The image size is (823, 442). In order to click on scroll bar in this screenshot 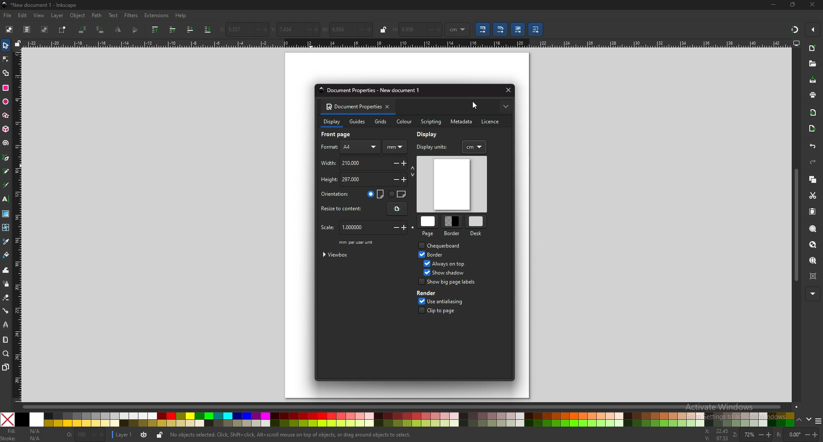, I will do `click(412, 406)`.